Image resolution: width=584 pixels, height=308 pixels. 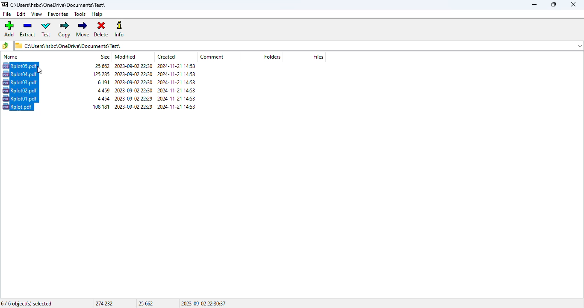 I want to click on created, so click(x=166, y=57).